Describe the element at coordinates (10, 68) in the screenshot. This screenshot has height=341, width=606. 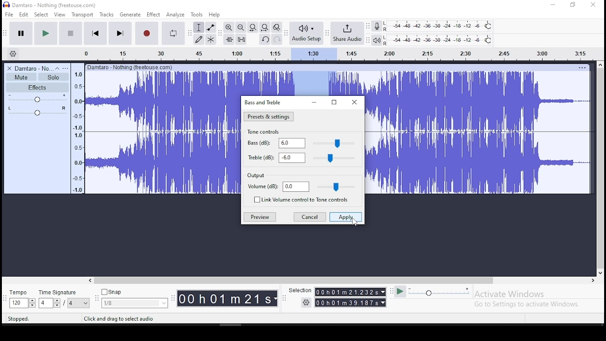
I see `delete track` at that location.